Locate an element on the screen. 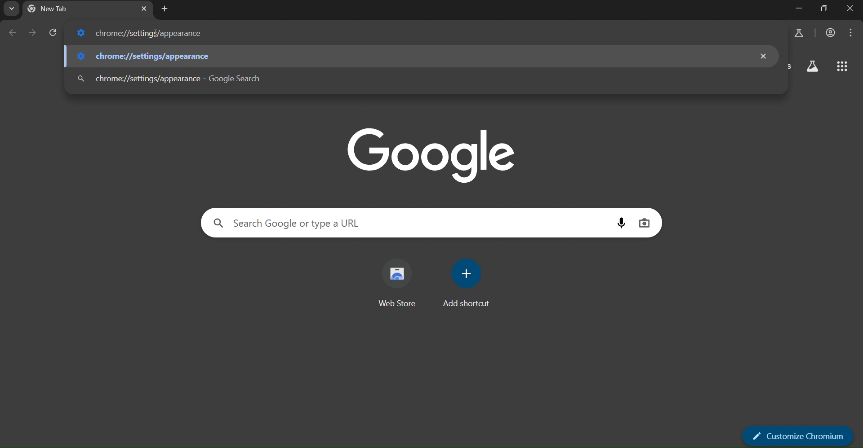  go forward one page is located at coordinates (31, 33).